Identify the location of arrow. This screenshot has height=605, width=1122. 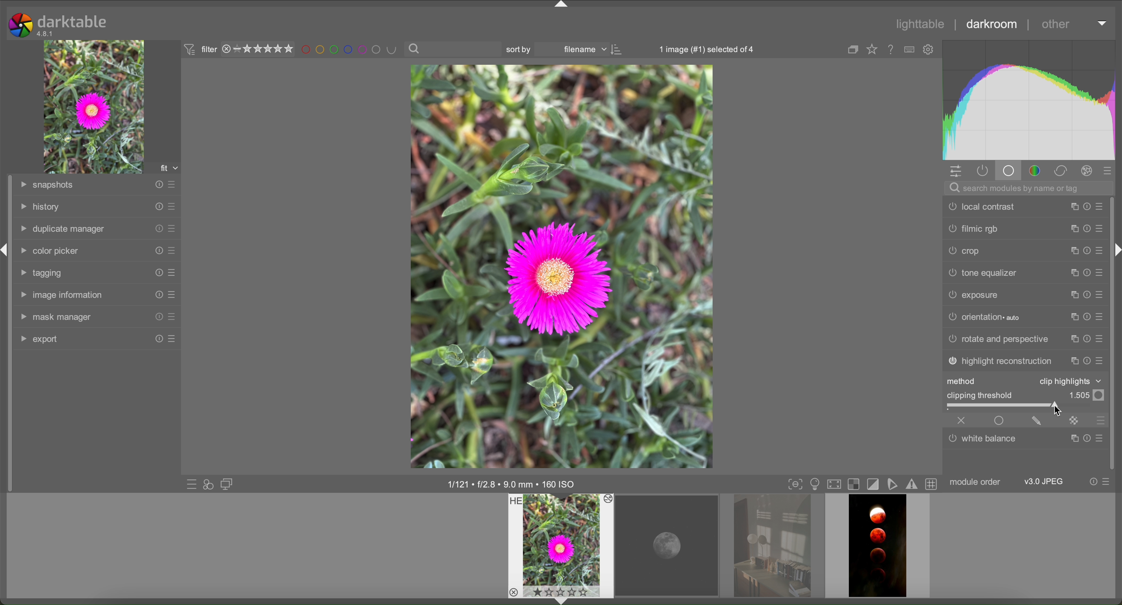
(560, 601).